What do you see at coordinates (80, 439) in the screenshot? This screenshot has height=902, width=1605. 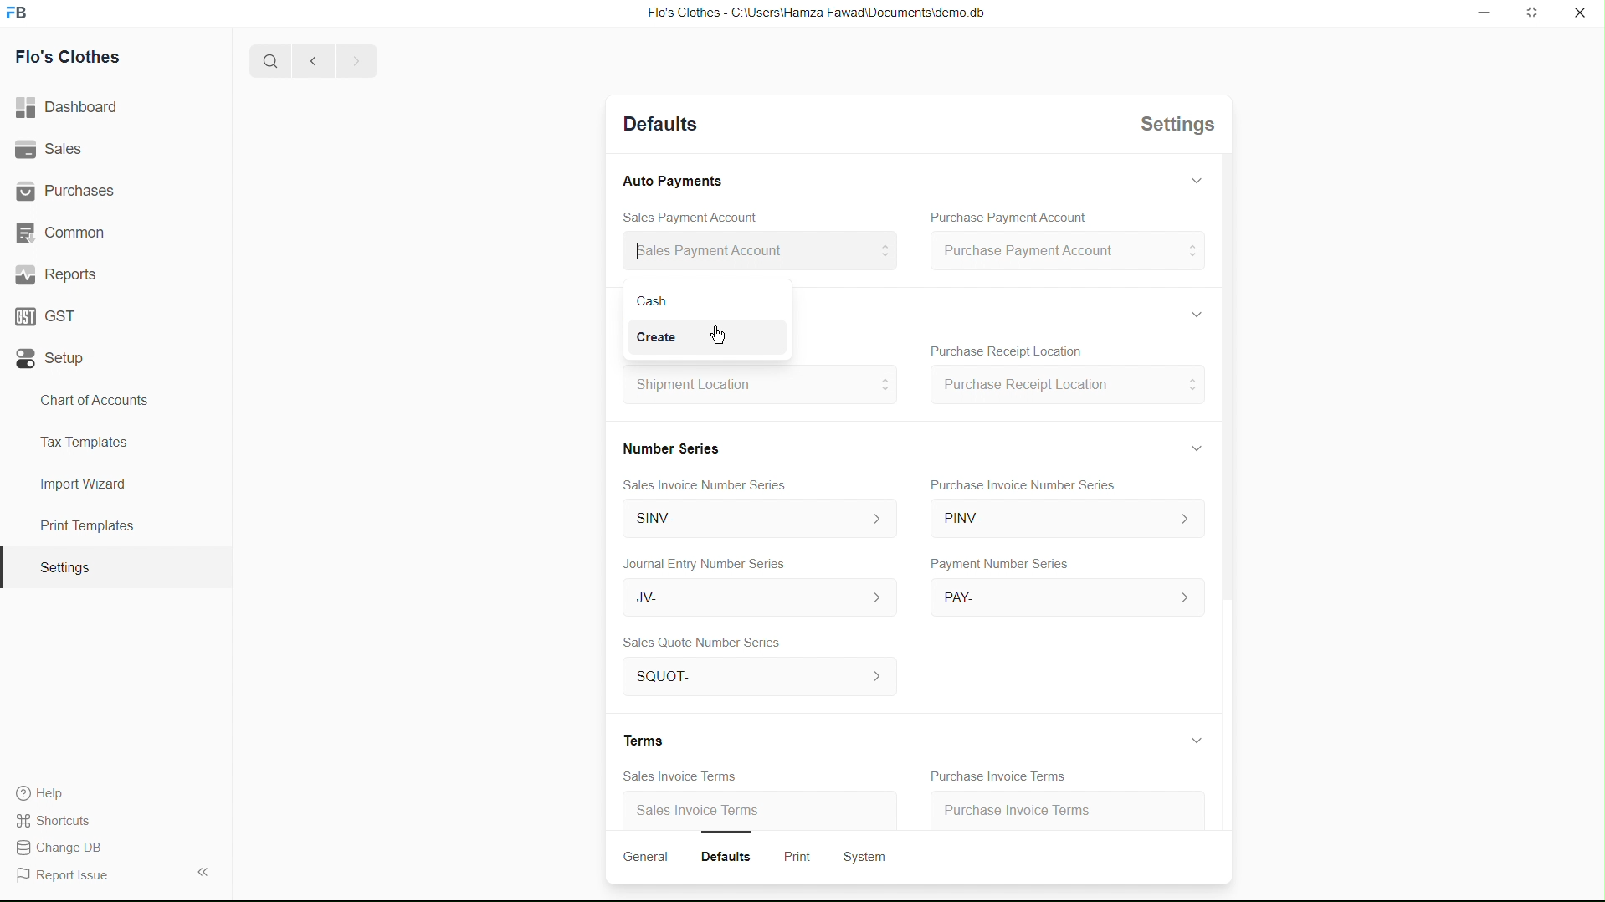 I see `Tax Templates` at bounding box center [80, 439].